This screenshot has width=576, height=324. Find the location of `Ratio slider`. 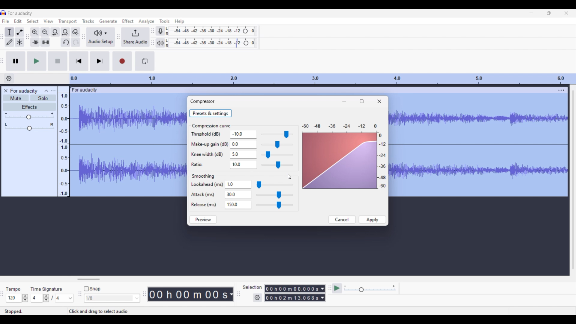

Ratio slider is located at coordinates (277, 165).